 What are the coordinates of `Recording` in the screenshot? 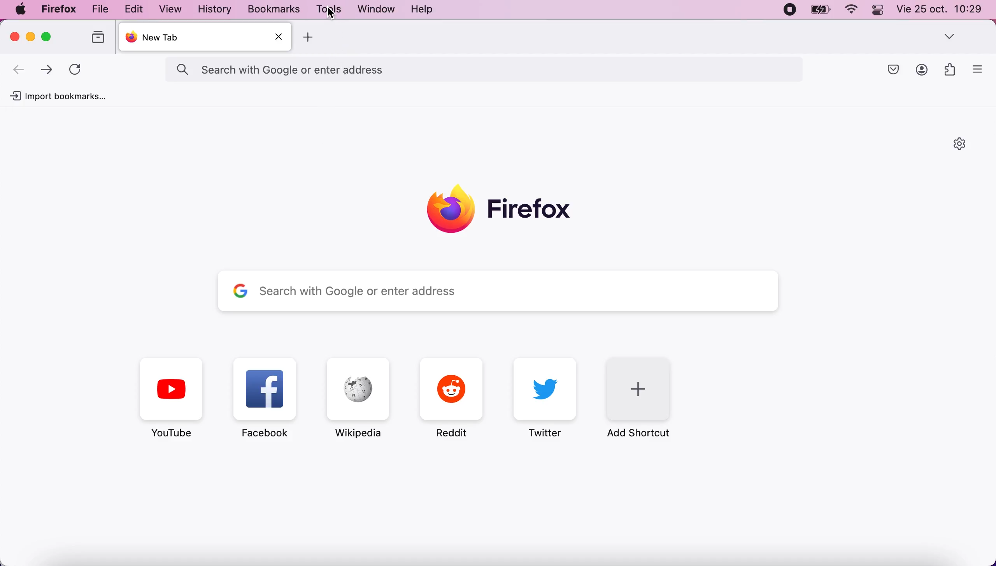 It's located at (791, 10).